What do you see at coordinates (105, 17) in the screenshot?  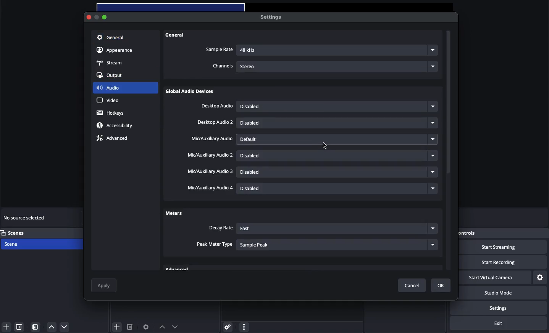 I see `Maximize` at bounding box center [105, 17].